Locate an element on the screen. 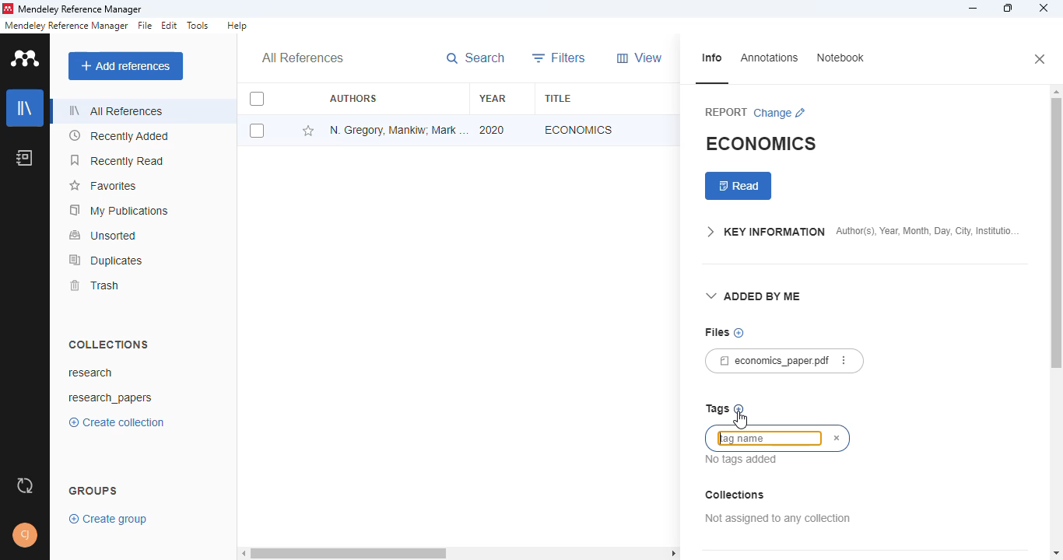 The width and height of the screenshot is (1063, 560). year is located at coordinates (493, 98).